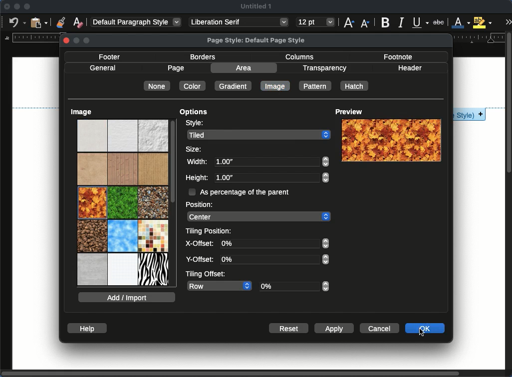 This screenshot has height=377, width=512. Describe the element at coordinates (316, 21) in the screenshot. I see `12 pt - size` at that location.